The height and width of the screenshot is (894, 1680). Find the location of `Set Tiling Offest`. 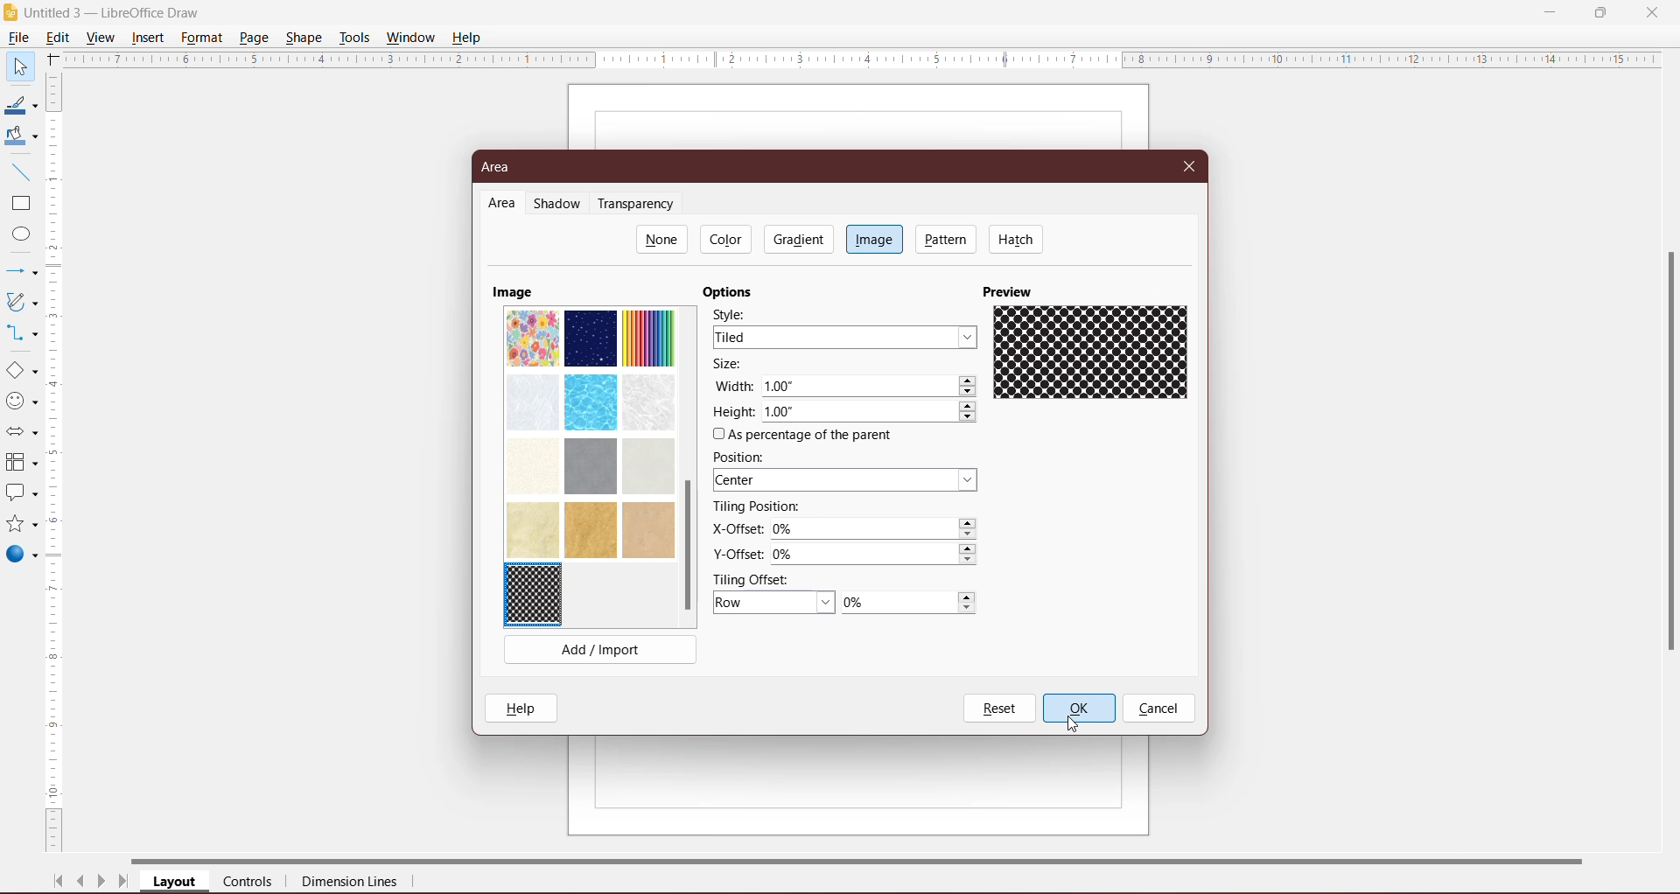

Set Tiling Offest is located at coordinates (774, 604).